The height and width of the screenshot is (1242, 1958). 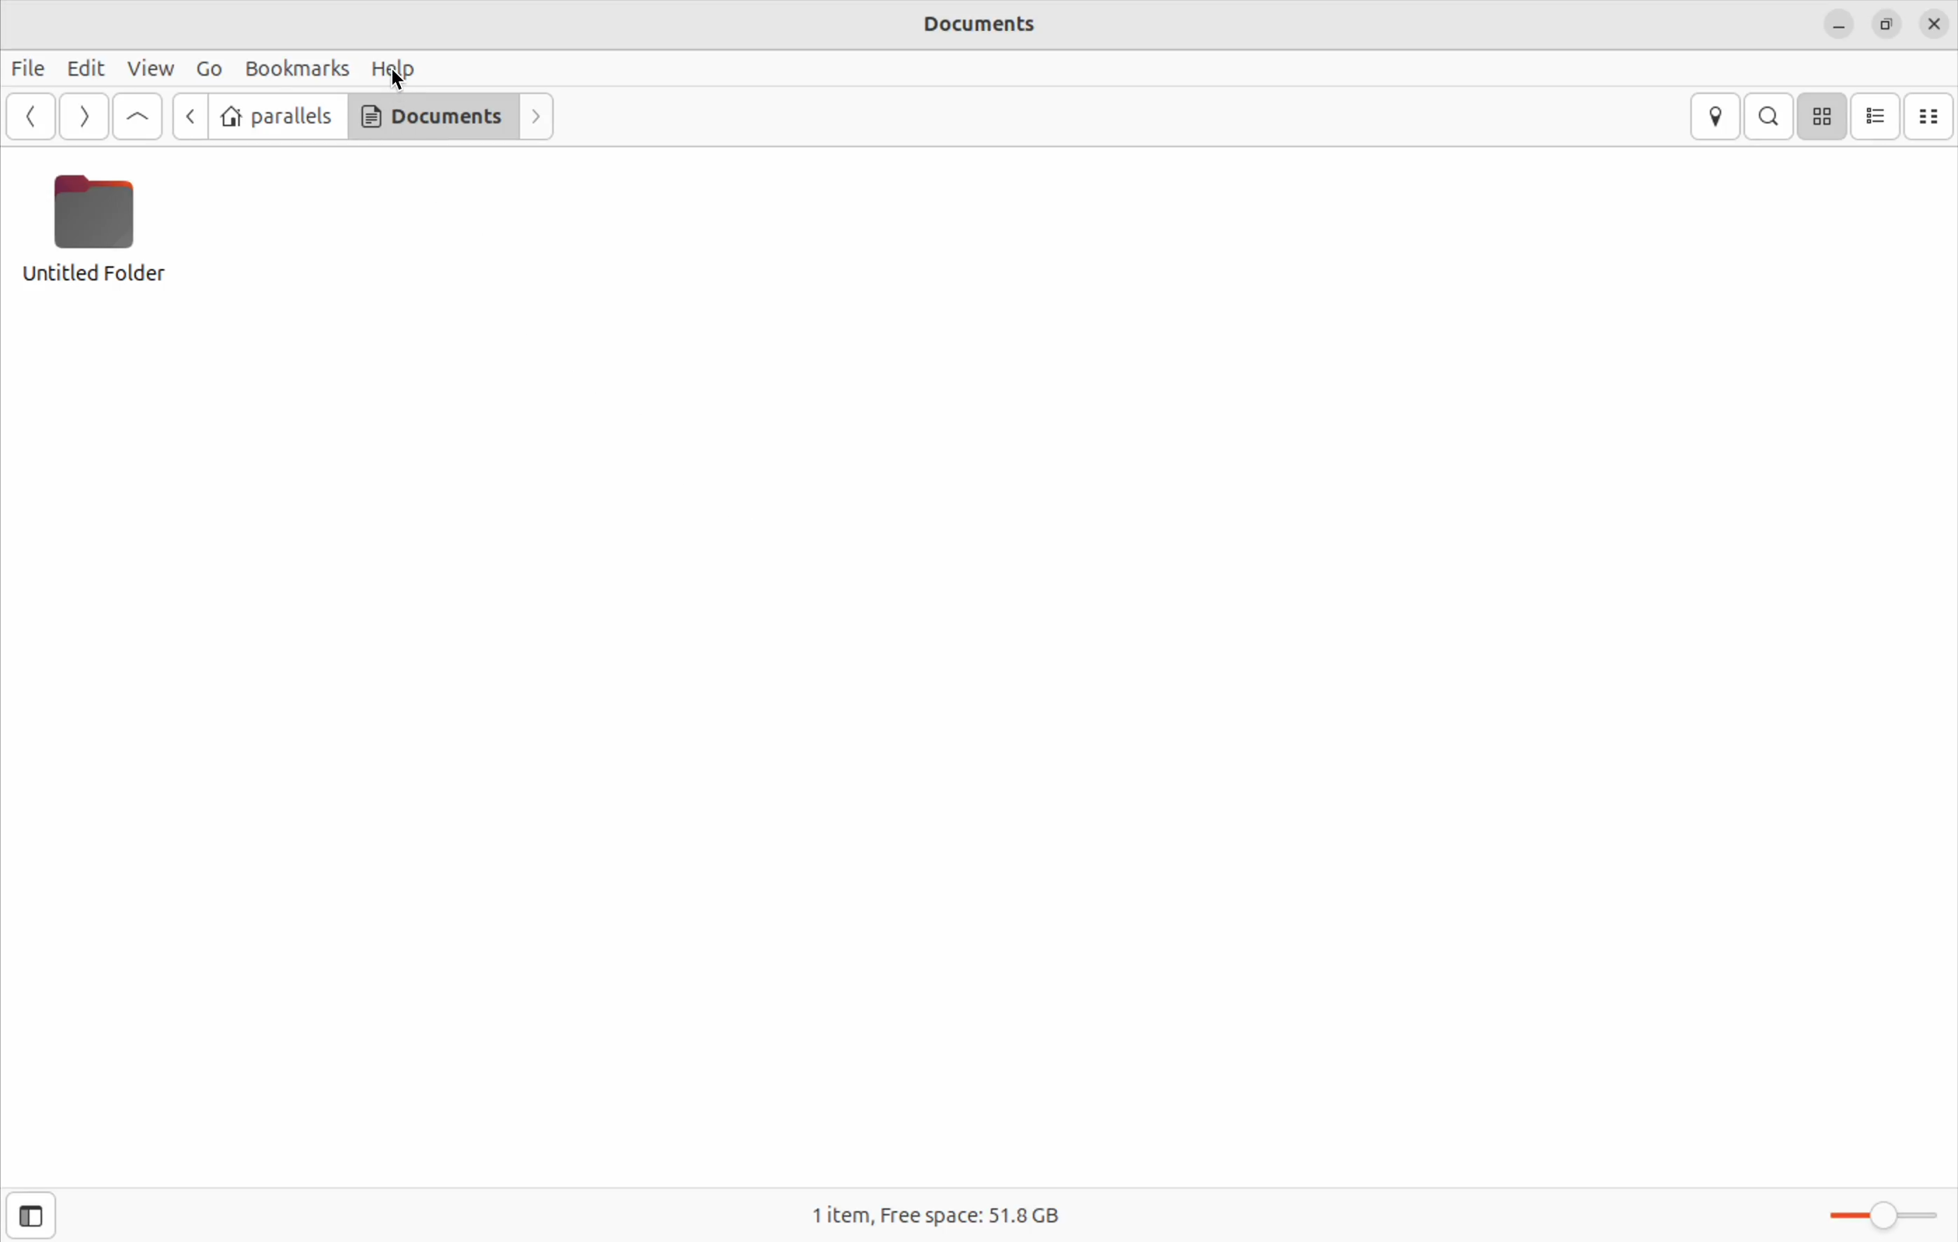 What do you see at coordinates (1838, 22) in the screenshot?
I see `minimize` at bounding box center [1838, 22].